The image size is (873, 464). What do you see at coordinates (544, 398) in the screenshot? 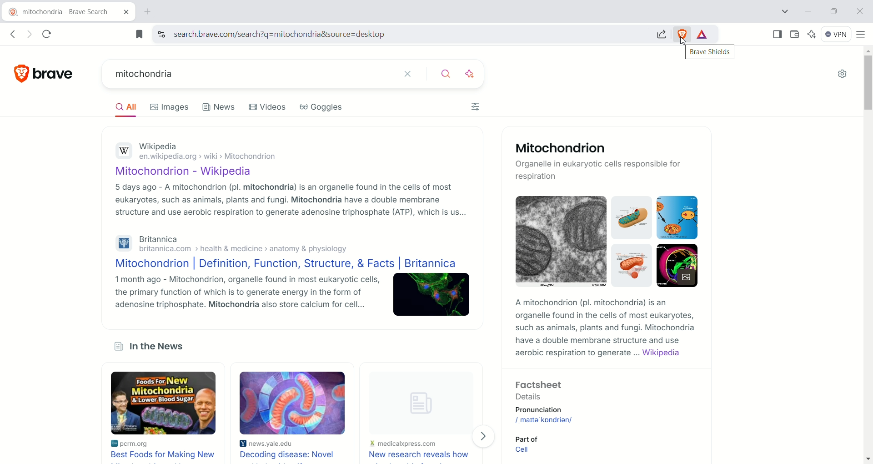
I see `Factsheet
Details
Pronunciation` at bounding box center [544, 398].